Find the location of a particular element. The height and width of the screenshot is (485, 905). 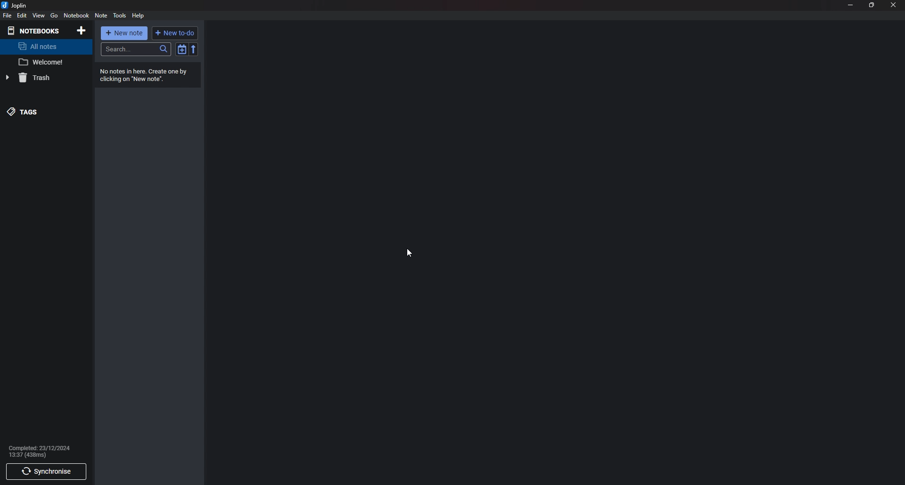

Notebook is located at coordinates (75, 15).